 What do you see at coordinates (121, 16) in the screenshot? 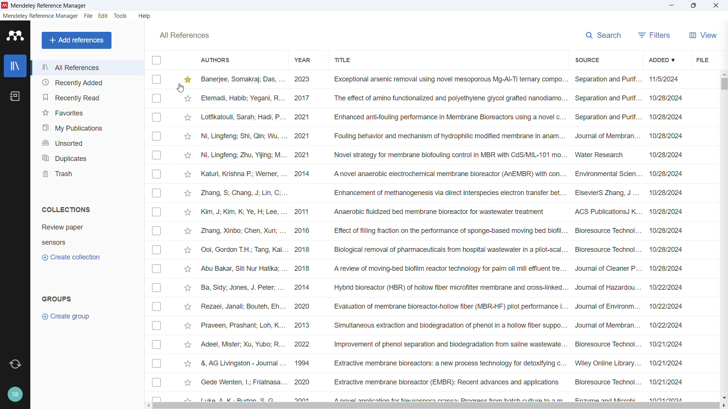
I see `tools` at bounding box center [121, 16].